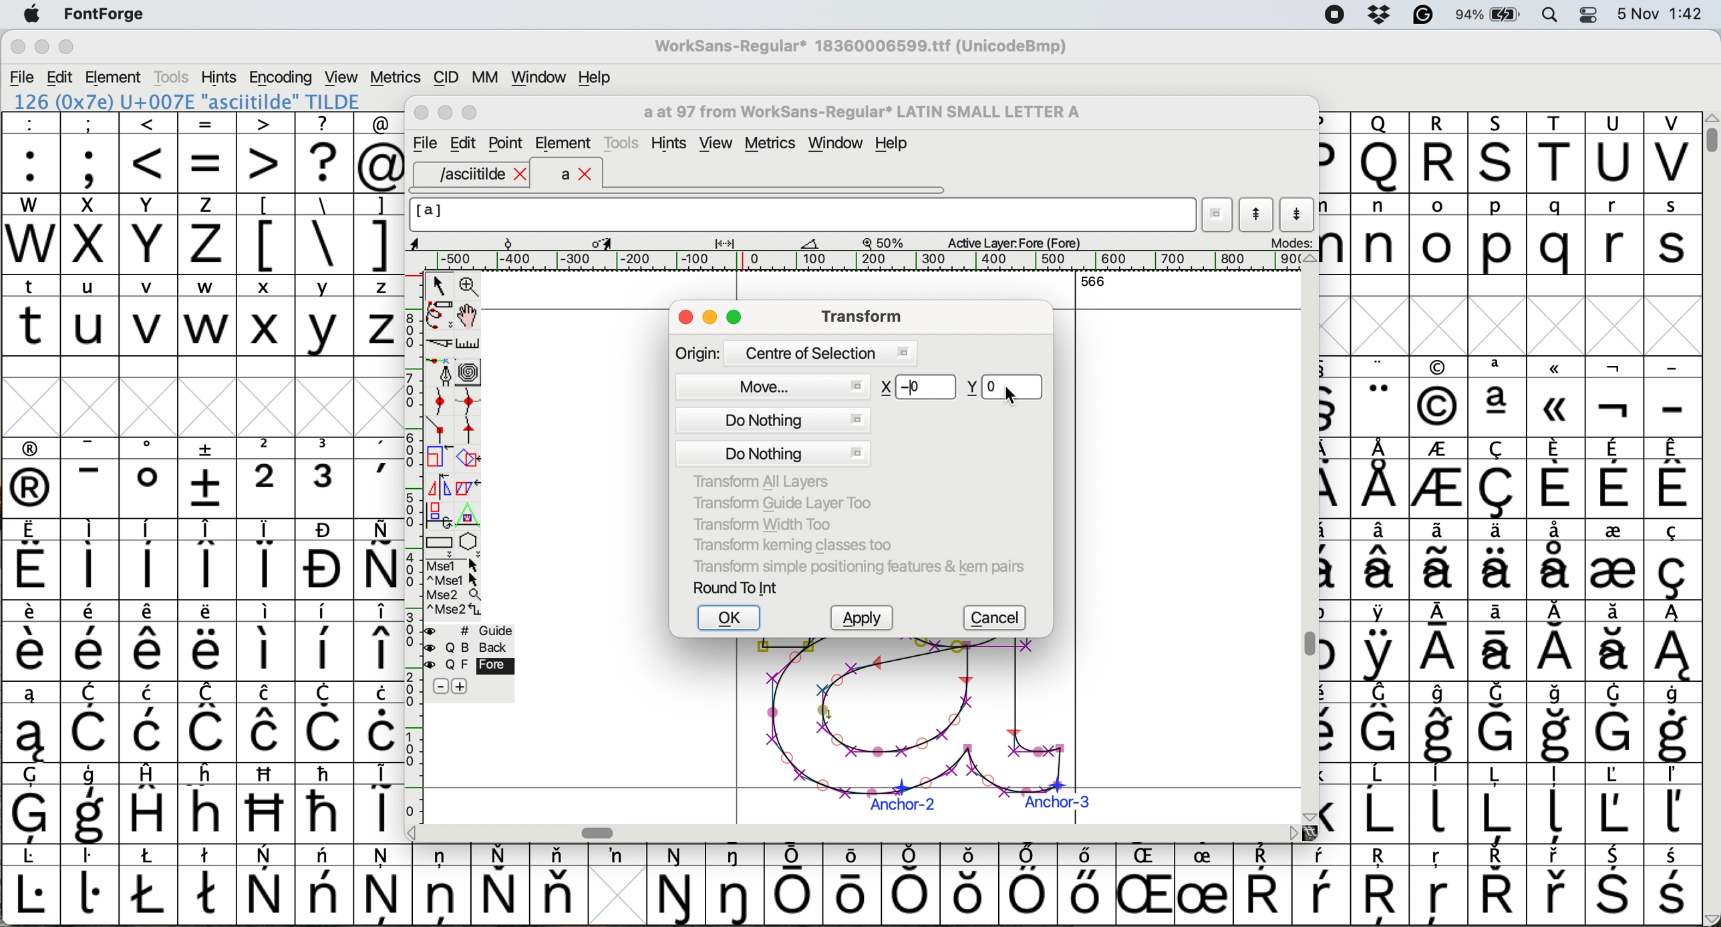 The width and height of the screenshot is (1721, 927). Describe the element at coordinates (1293, 832) in the screenshot. I see `scroll button` at that location.